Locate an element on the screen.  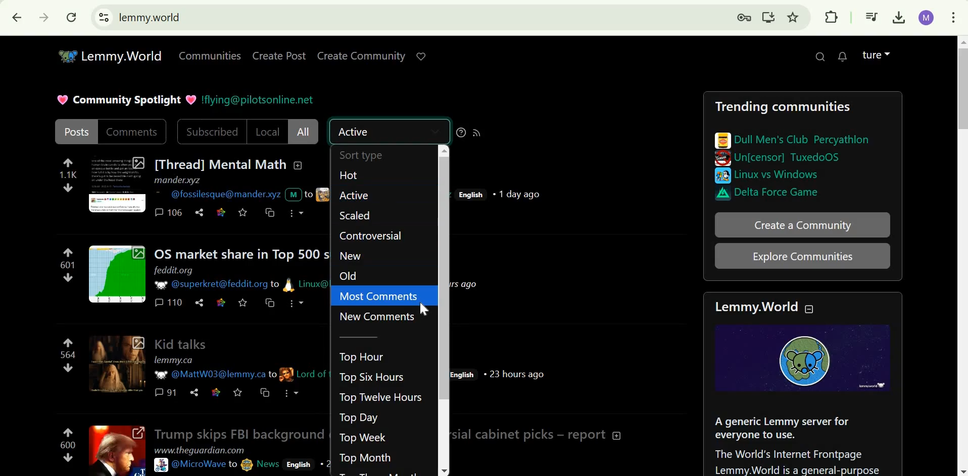
Reload this page is located at coordinates (71, 17).